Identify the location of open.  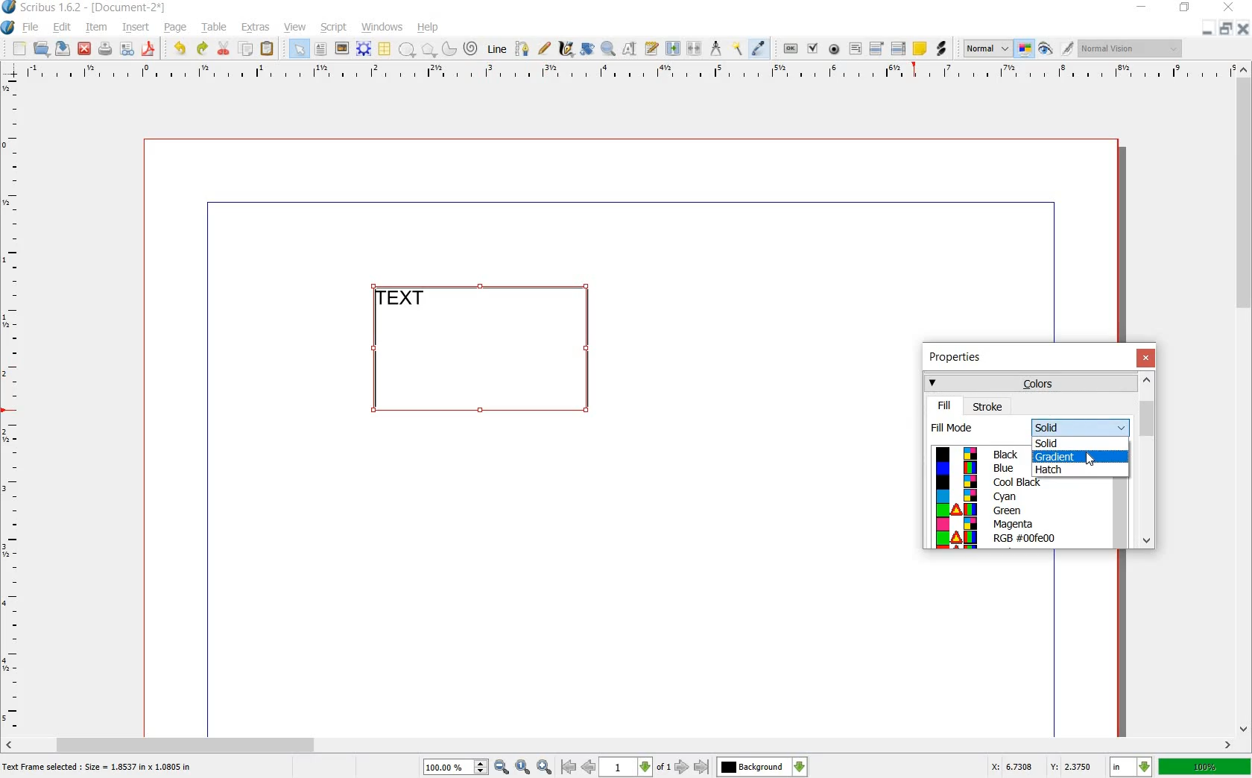
(43, 49).